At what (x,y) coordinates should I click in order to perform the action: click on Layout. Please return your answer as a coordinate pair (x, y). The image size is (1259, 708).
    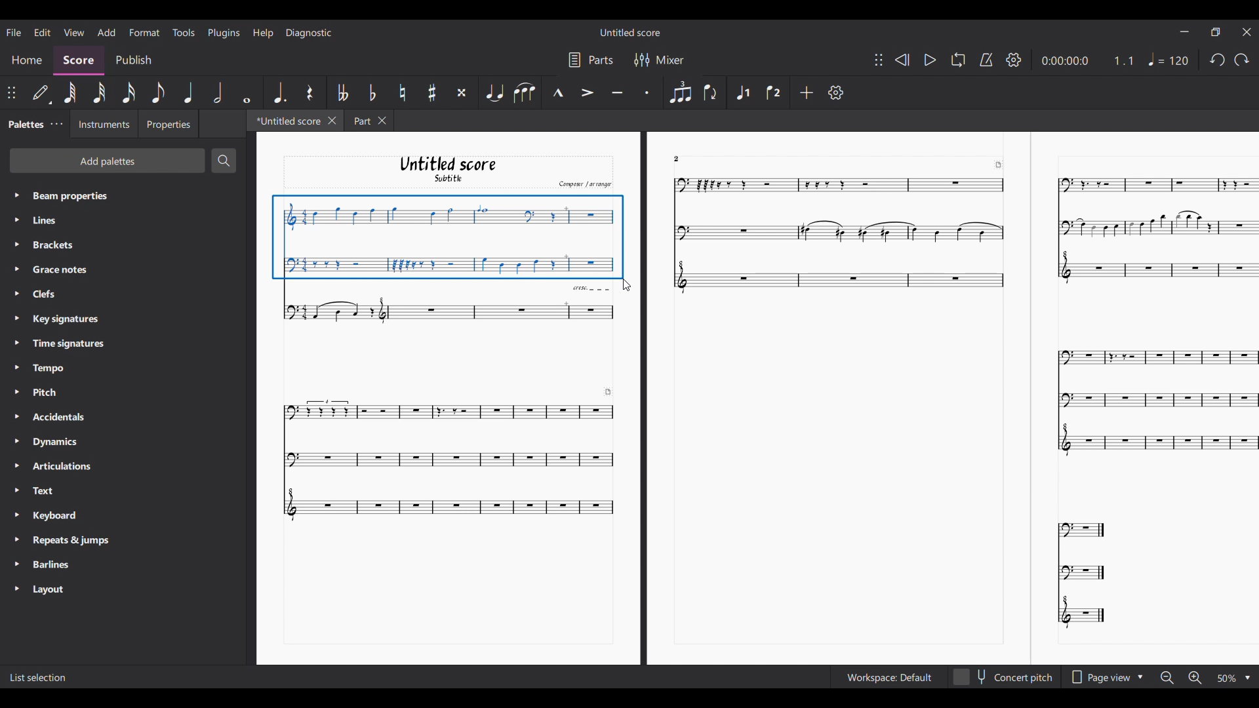
    Looking at the image, I should click on (52, 589).